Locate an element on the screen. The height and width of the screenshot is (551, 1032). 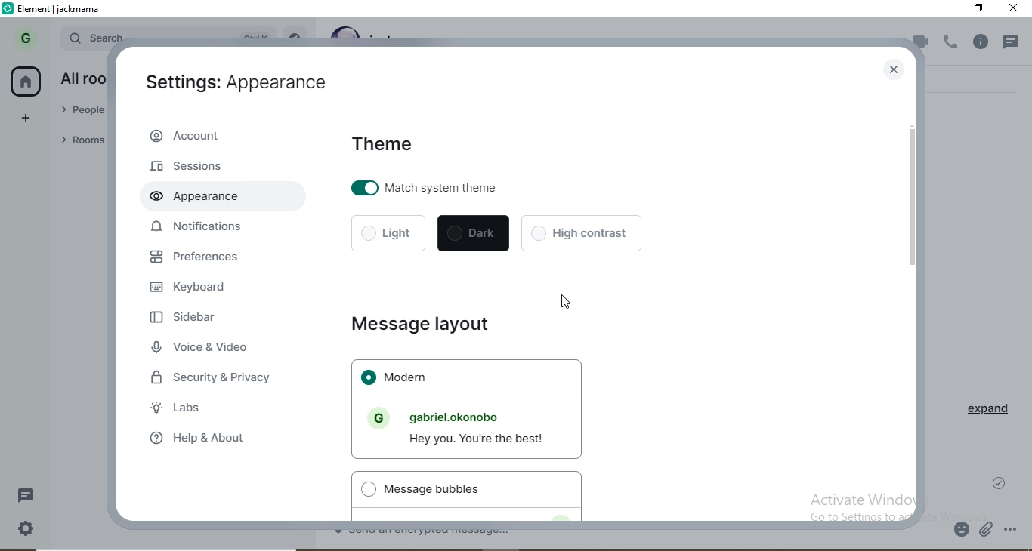
options is located at coordinates (1016, 530).